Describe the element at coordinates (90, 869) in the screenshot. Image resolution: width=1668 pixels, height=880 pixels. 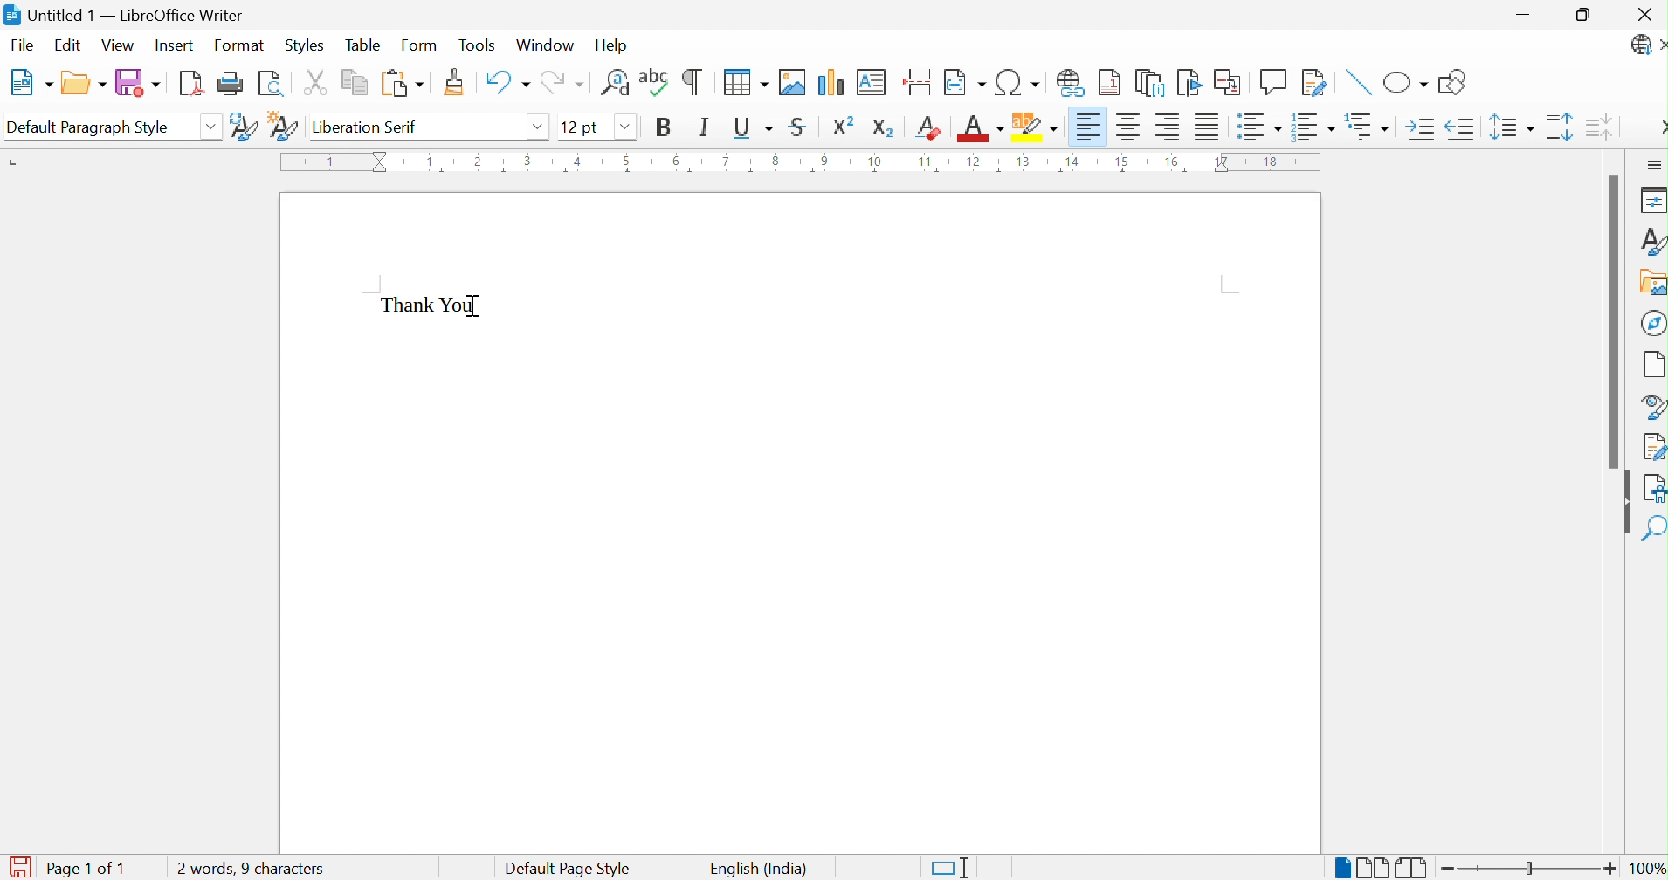
I see `Page 1 of 1` at that location.